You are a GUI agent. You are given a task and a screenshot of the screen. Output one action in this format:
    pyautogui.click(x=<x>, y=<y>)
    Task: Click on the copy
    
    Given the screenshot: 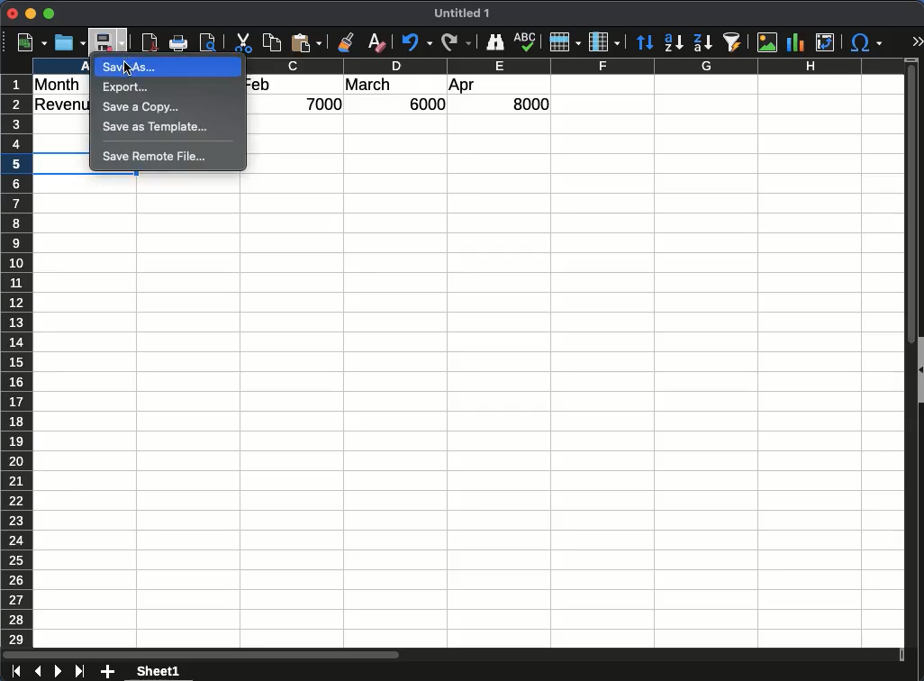 What is the action you would take?
    pyautogui.click(x=273, y=43)
    